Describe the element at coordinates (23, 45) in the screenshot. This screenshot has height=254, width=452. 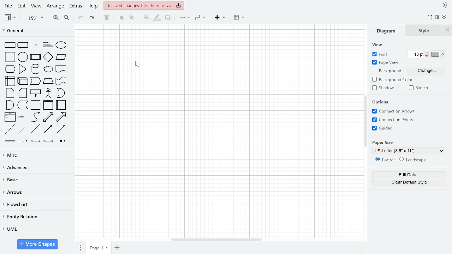
I see `rounded rectangle` at that location.